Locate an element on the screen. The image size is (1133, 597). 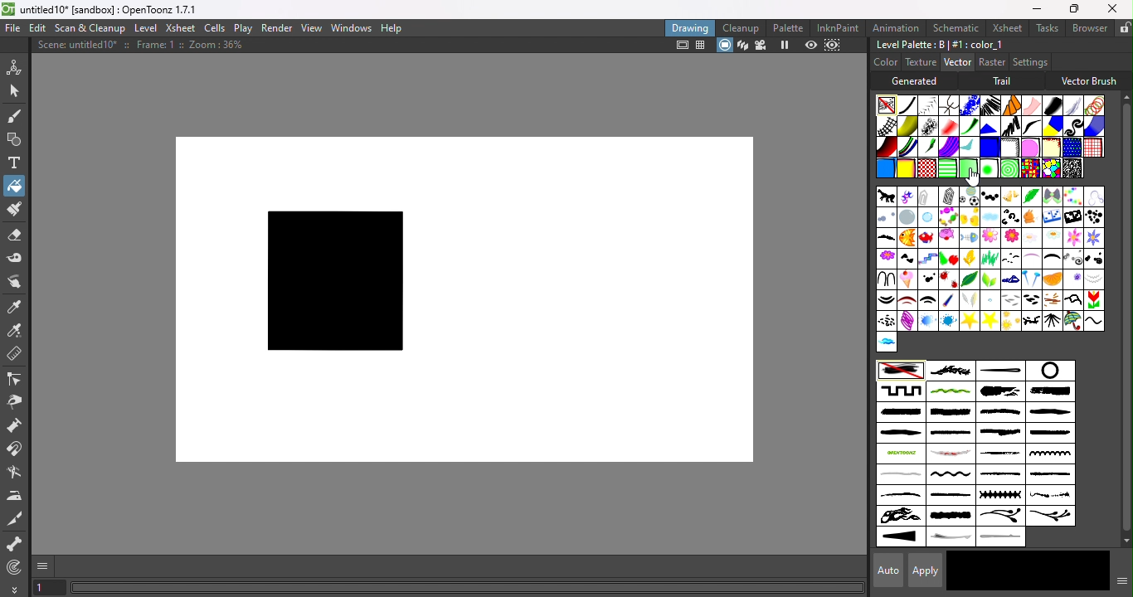
ant is located at coordinates (886, 197).